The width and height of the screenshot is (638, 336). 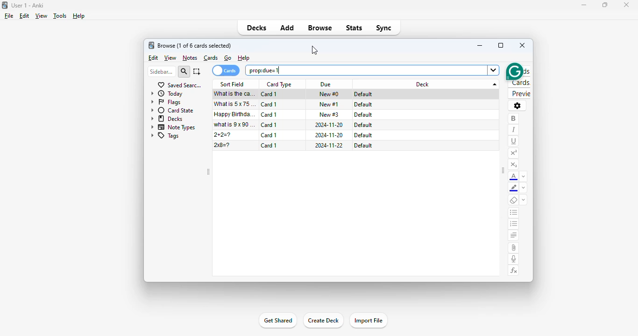 I want to click on view, so click(x=42, y=16).